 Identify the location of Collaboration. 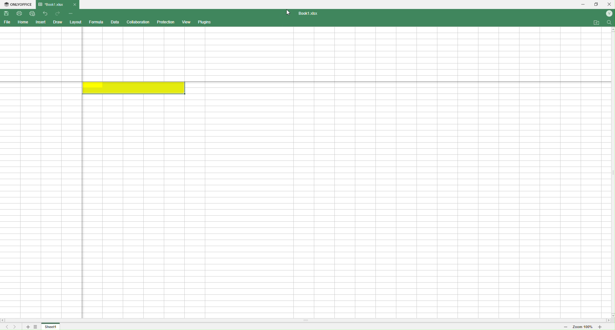
(139, 22).